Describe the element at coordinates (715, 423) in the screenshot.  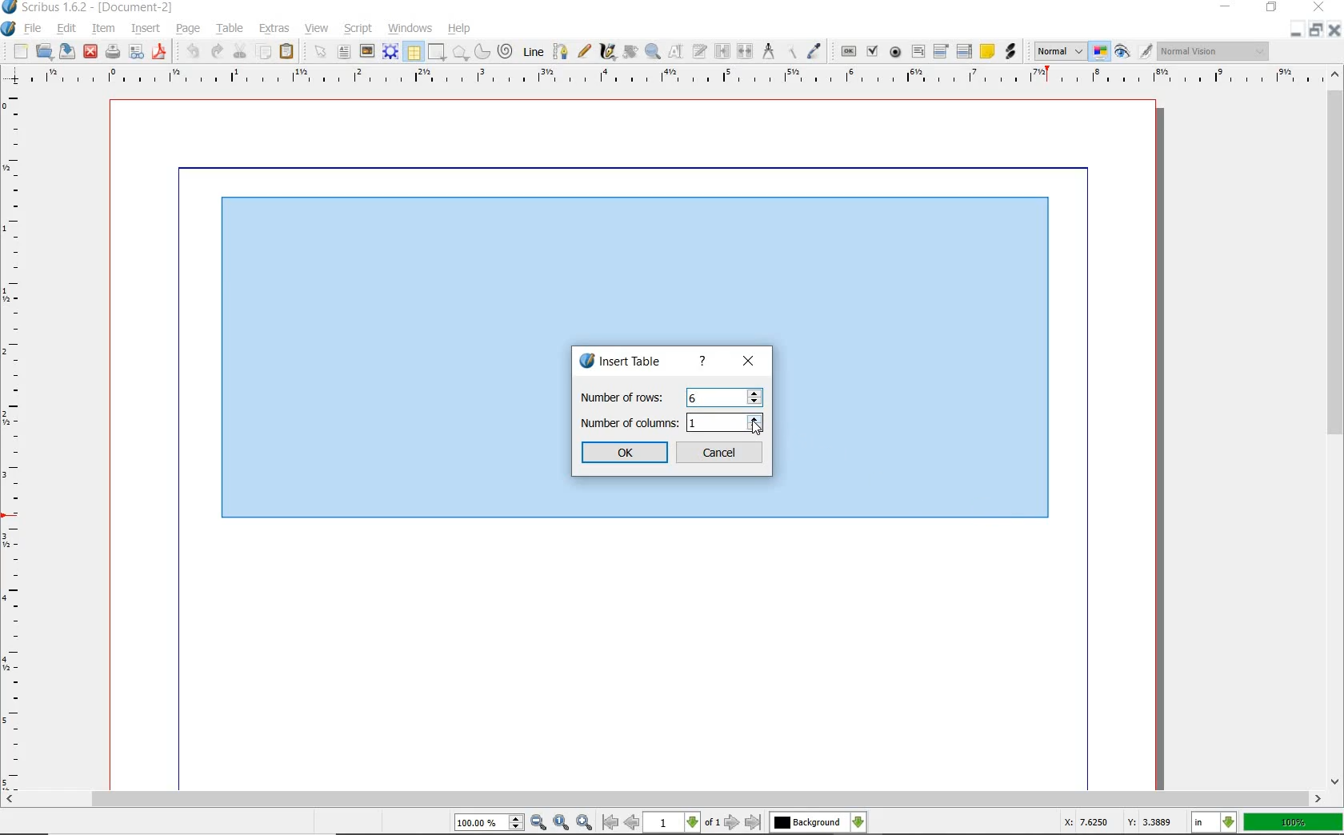
I see `number of columns` at that location.